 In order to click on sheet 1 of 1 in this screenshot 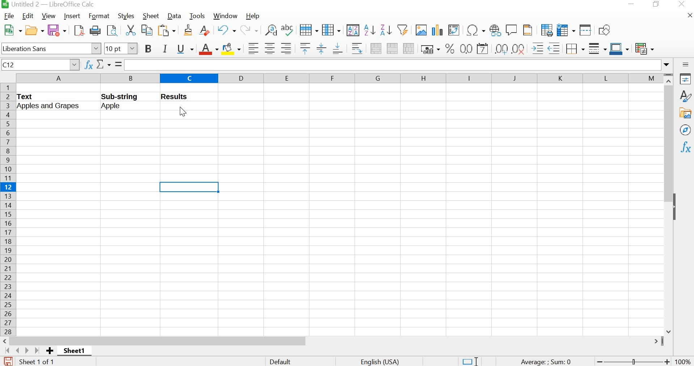, I will do `click(37, 362)`.